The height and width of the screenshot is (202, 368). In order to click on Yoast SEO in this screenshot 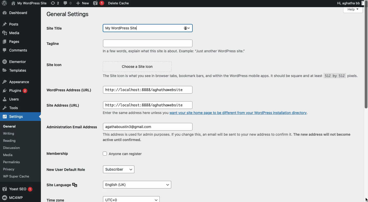, I will do `click(18, 189)`.